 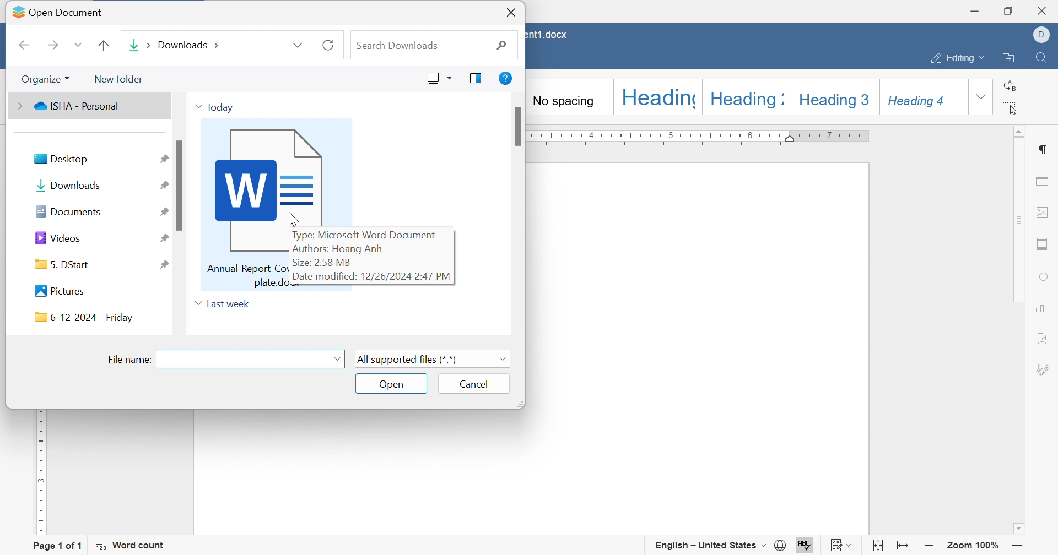 What do you see at coordinates (119, 80) in the screenshot?
I see `new folder` at bounding box center [119, 80].